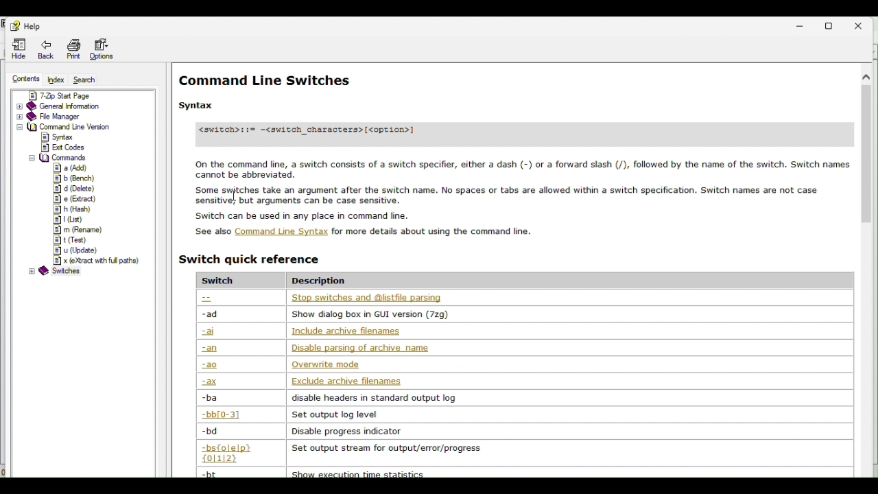 Image resolution: width=878 pixels, height=494 pixels. What do you see at coordinates (349, 329) in the screenshot?
I see `include archive filenames` at bounding box center [349, 329].